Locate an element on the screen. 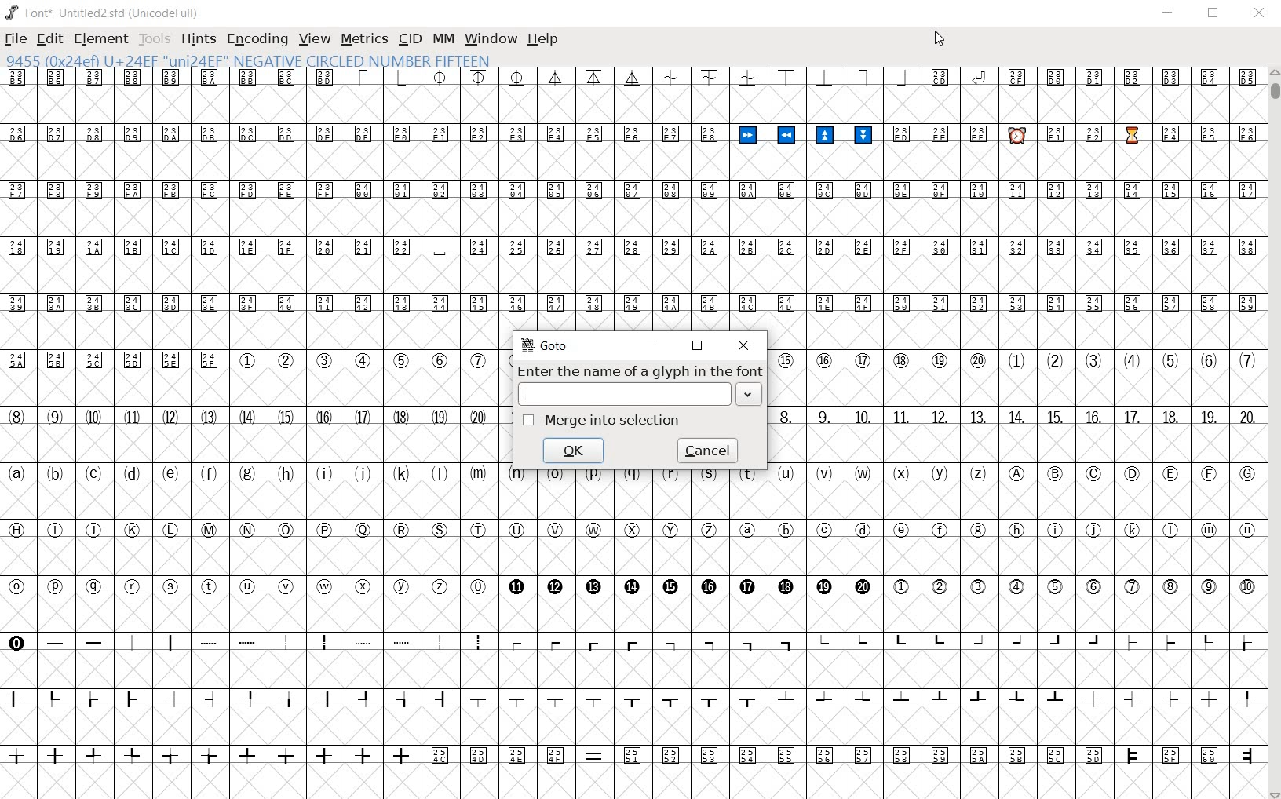 Image resolution: width=1281 pixels, height=799 pixels. HELP is located at coordinates (543, 40).